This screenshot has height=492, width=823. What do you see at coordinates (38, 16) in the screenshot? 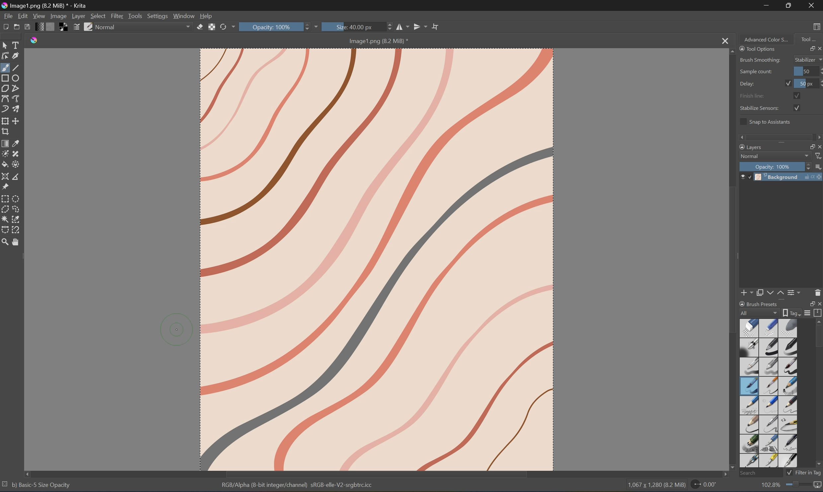
I see `View` at bounding box center [38, 16].